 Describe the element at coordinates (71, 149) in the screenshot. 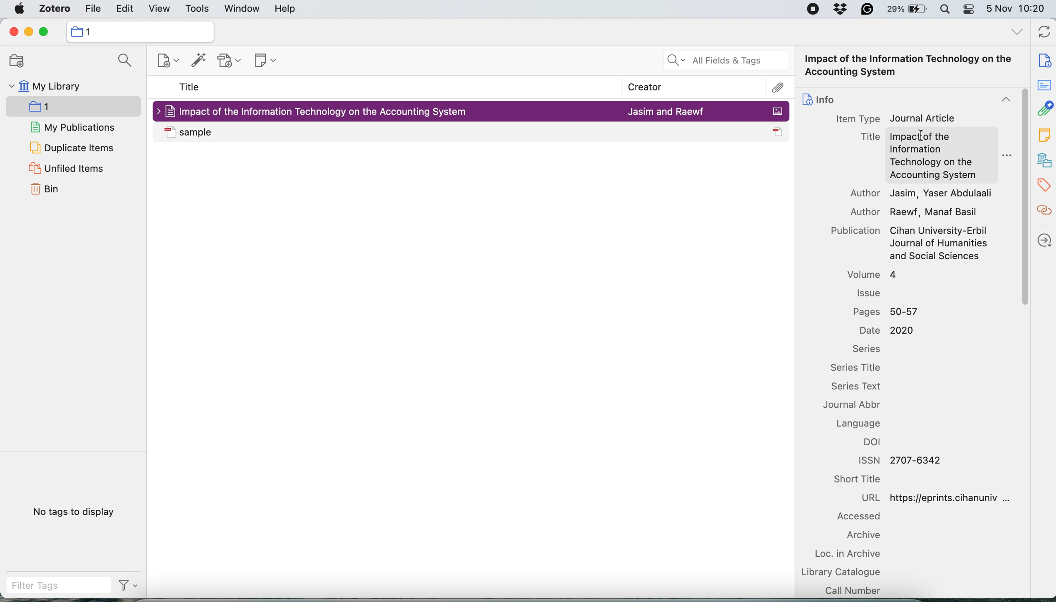

I see `duplicate items` at that location.